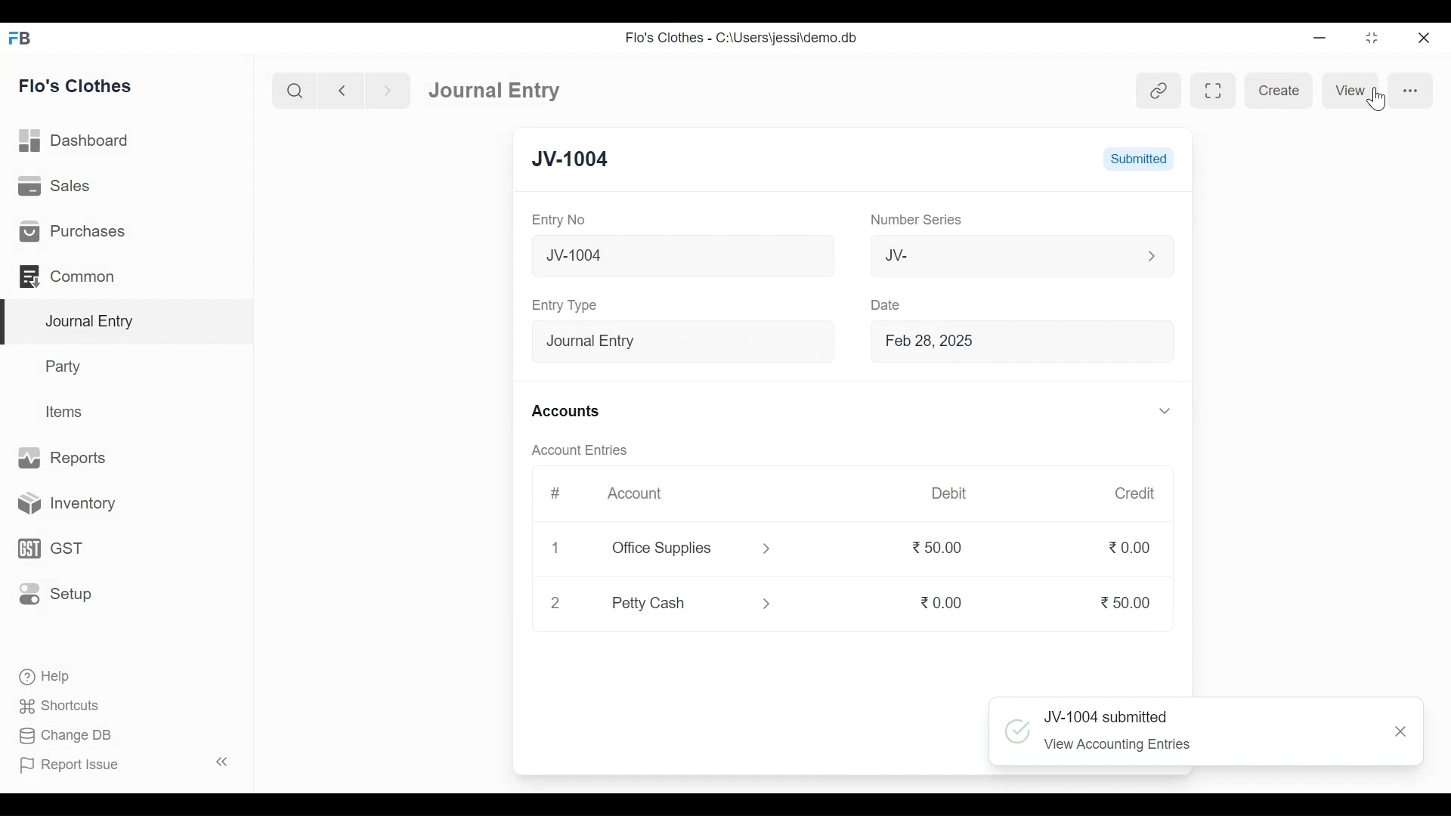 The image size is (1451, 816). I want to click on Accounts, so click(565, 412).